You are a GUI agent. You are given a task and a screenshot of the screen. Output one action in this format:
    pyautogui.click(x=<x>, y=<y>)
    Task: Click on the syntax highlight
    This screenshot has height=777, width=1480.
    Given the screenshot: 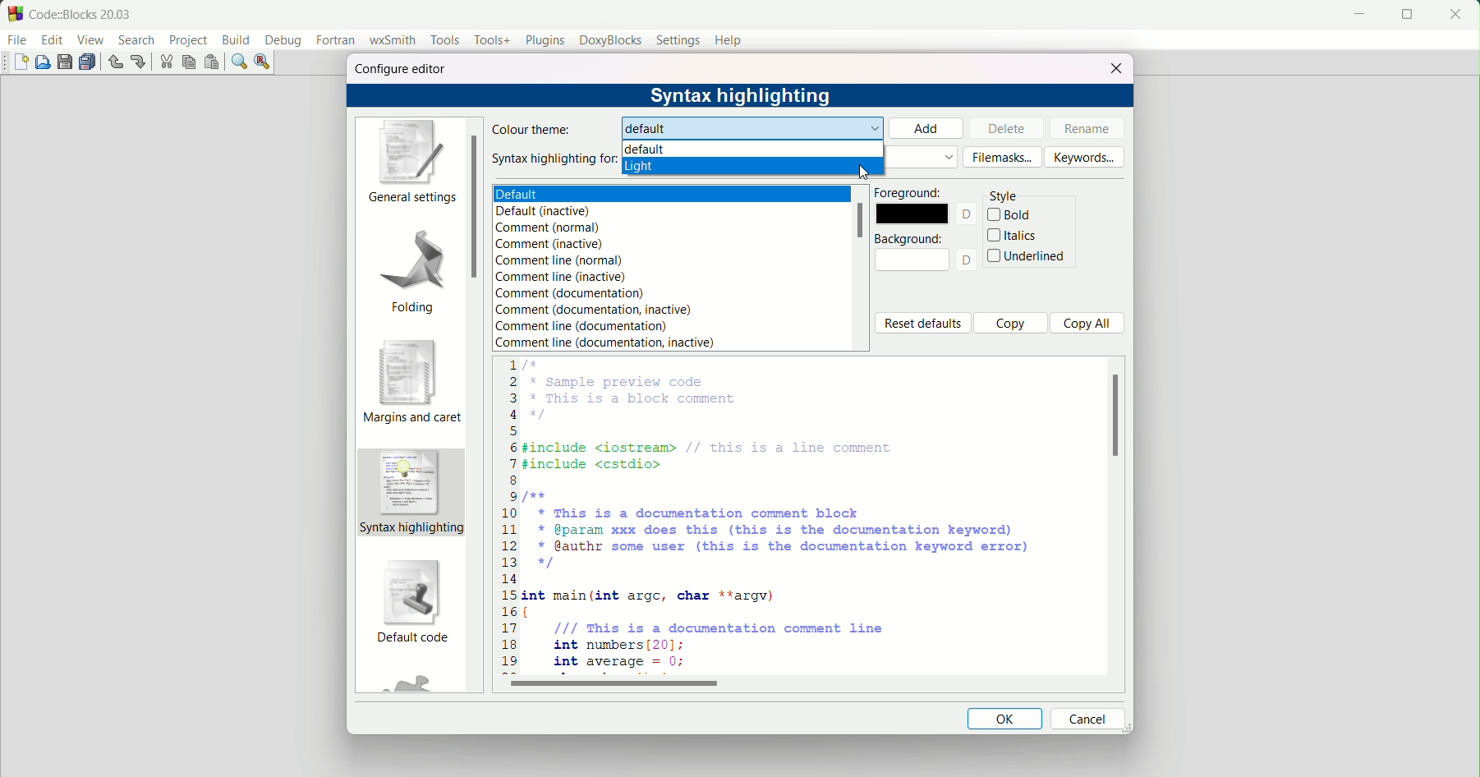 What is the action you would take?
    pyautogui.click(x=743, y=94)
    